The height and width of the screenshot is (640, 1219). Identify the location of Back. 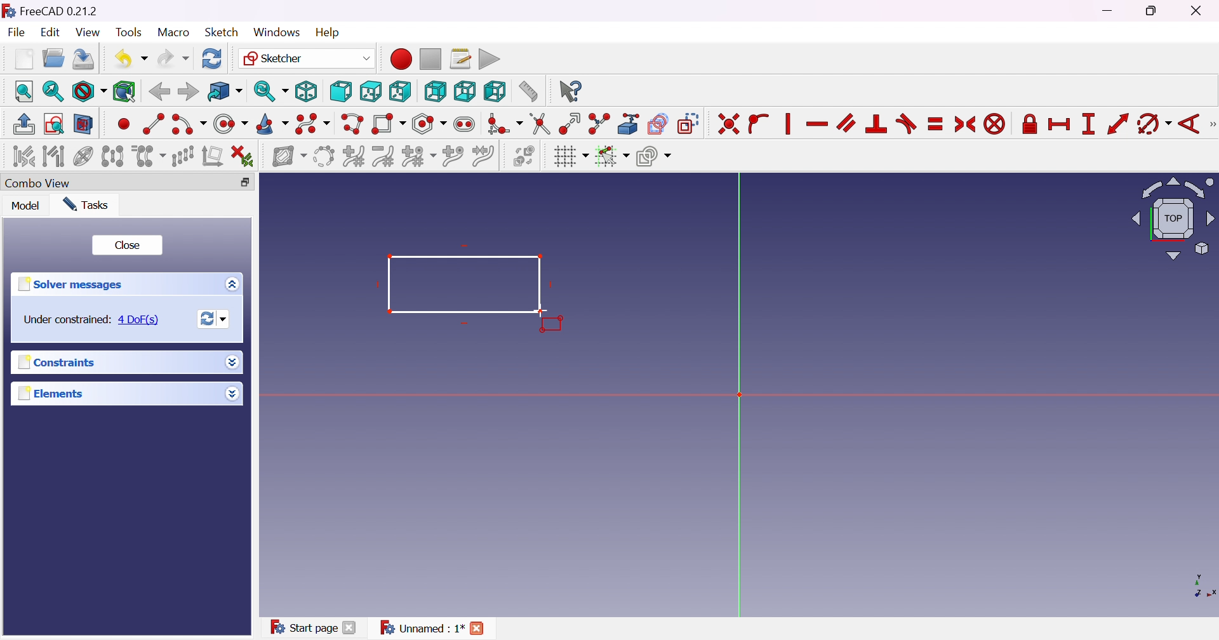
(159, 92).